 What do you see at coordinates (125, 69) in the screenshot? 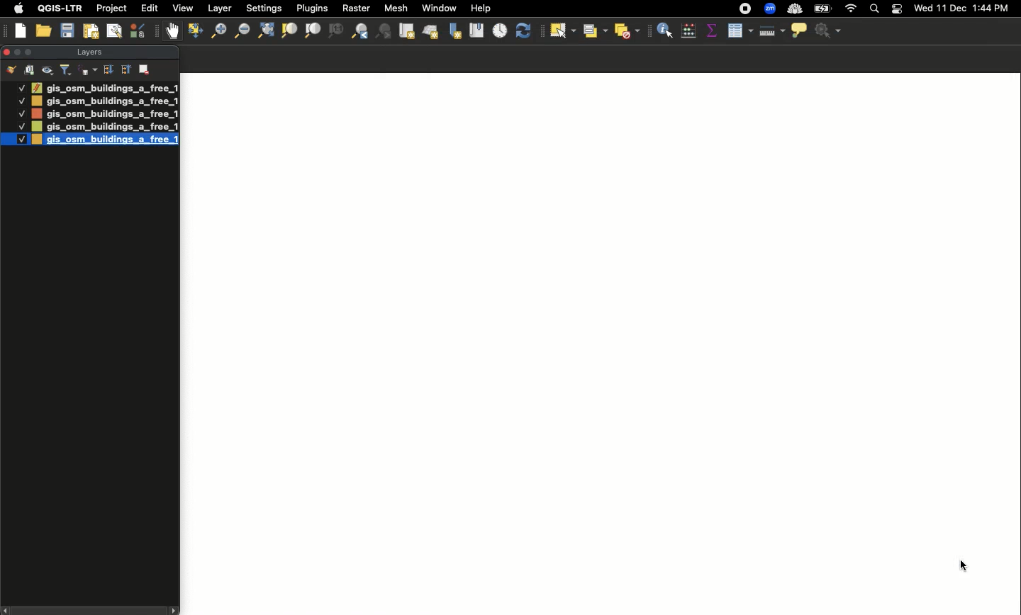
I see `Sort ascending` at bounding box center [125, 69].